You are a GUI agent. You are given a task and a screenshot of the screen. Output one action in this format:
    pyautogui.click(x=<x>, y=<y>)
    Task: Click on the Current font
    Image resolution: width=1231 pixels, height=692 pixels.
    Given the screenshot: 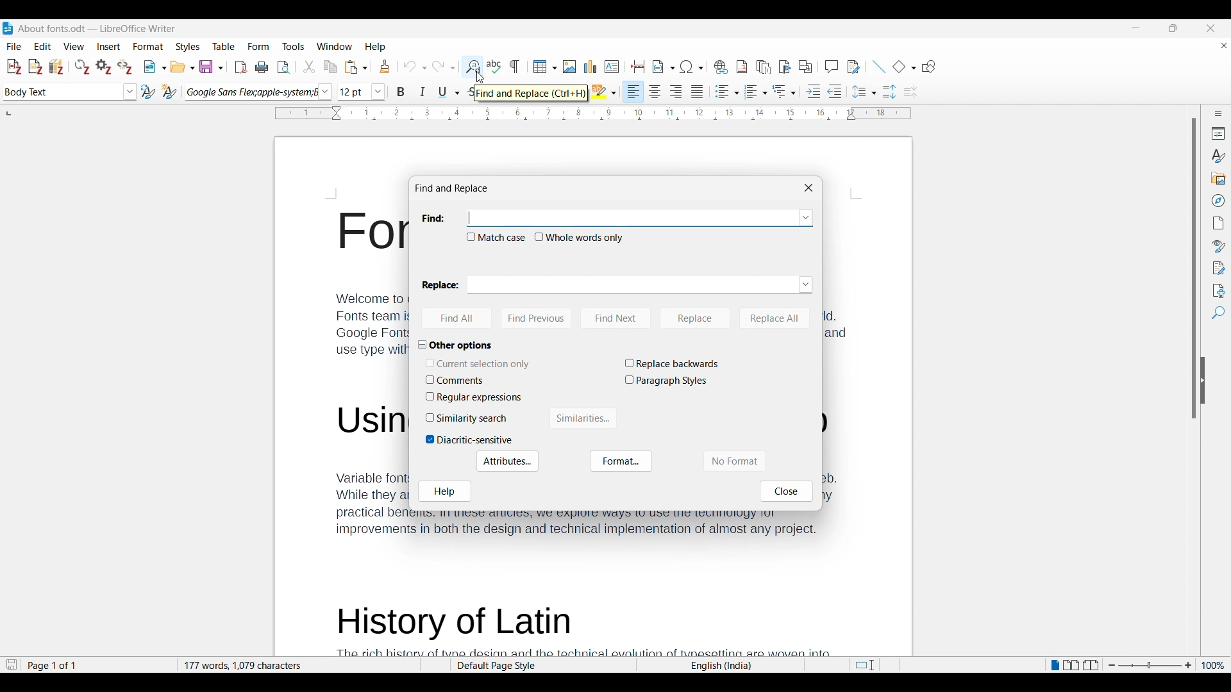 What is the action you would take?
    pyautogui.click(x=251, y=92)
    